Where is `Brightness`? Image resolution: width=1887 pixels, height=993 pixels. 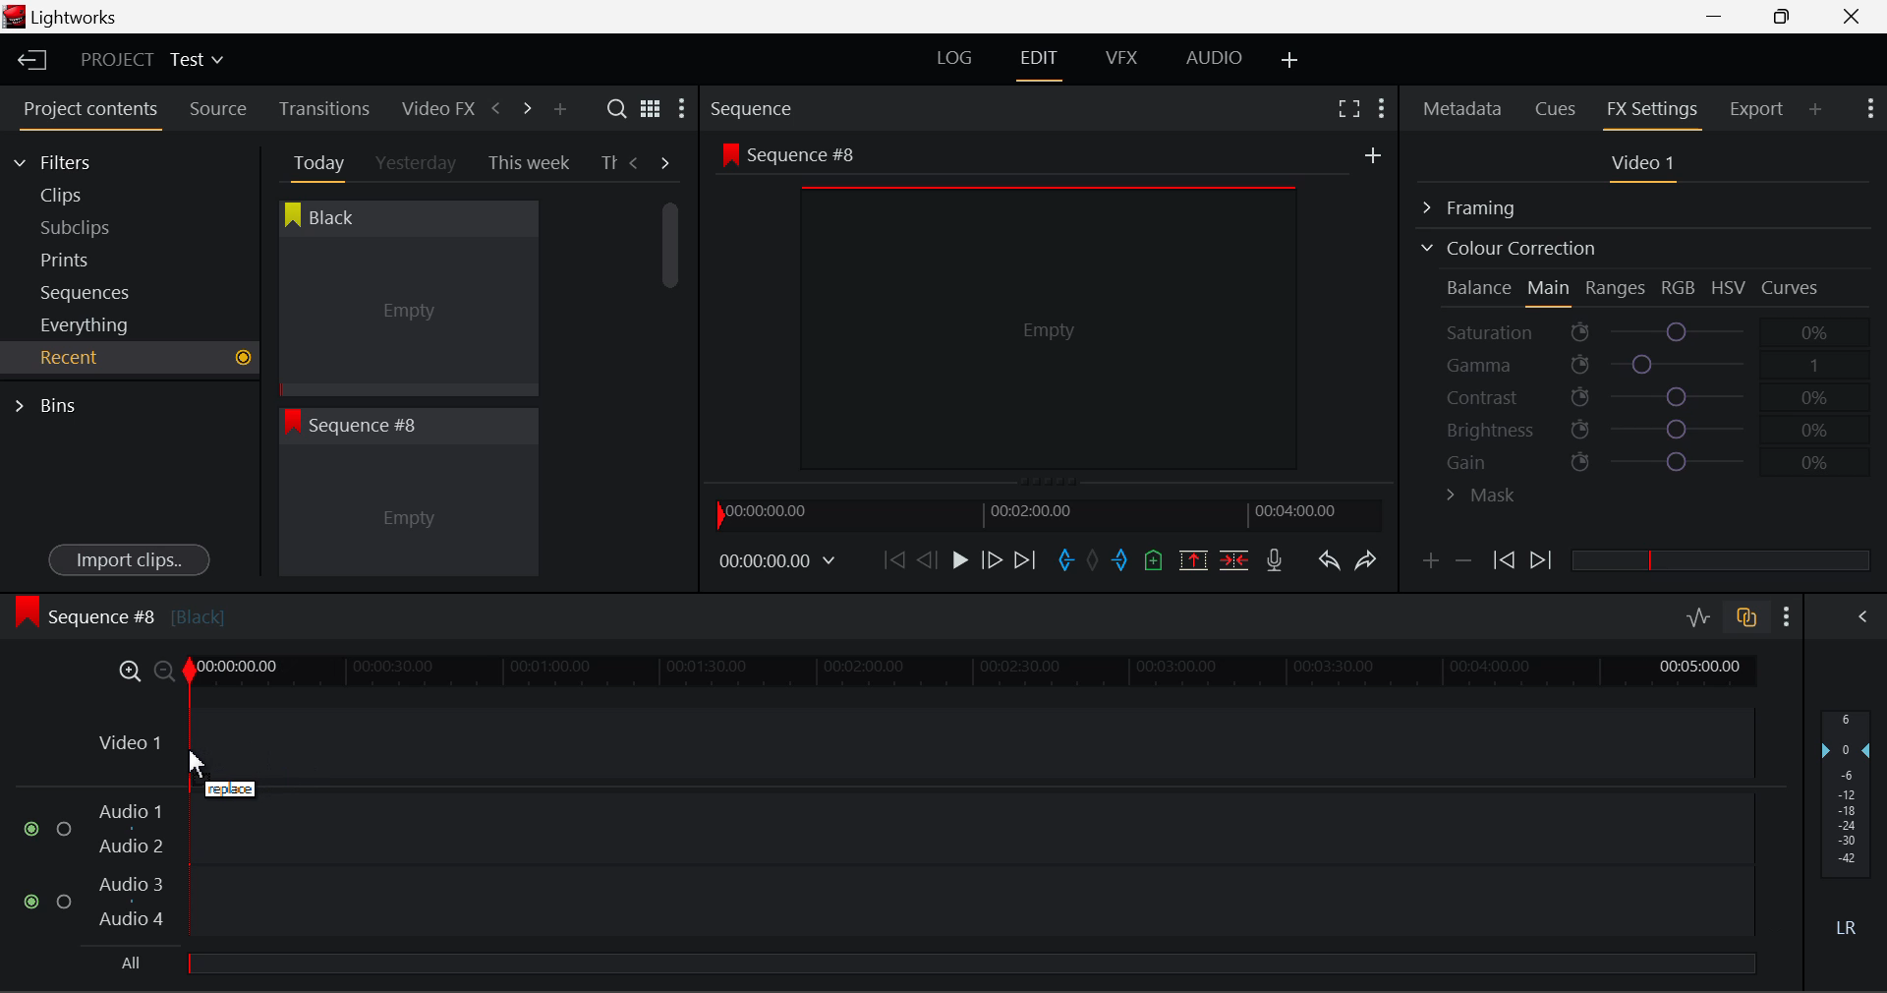 Brightness is located at coordinates (1645, 426).